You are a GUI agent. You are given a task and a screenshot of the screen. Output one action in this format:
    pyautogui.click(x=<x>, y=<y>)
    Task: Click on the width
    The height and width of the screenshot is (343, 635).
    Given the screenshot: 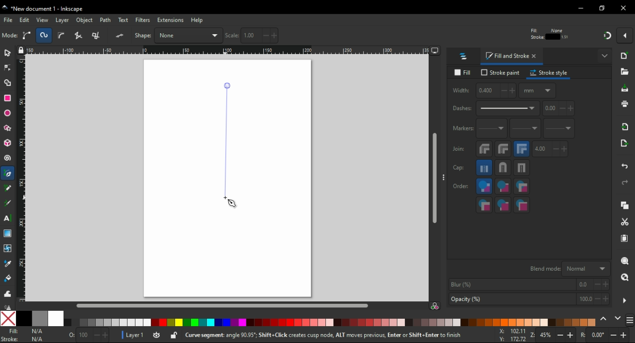 What is the action you would take?
    pyautogui.click(x=380, y=35)
    